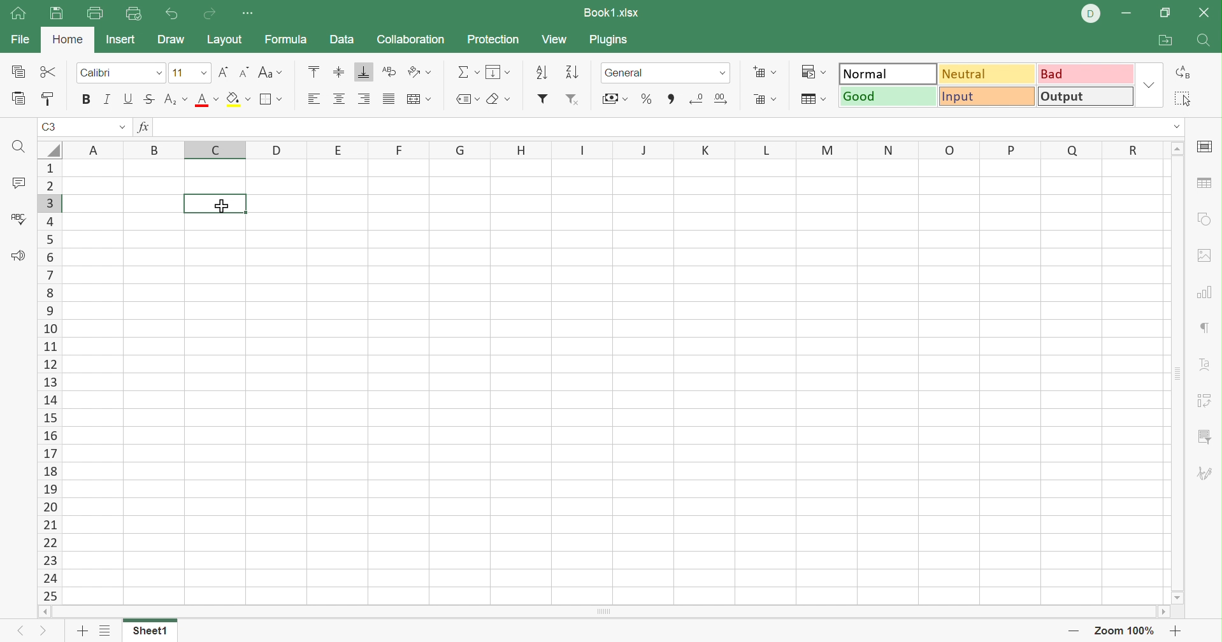  Describe the element at coordinates (887, 73) in the screenshot. I see `Normal` at that location.